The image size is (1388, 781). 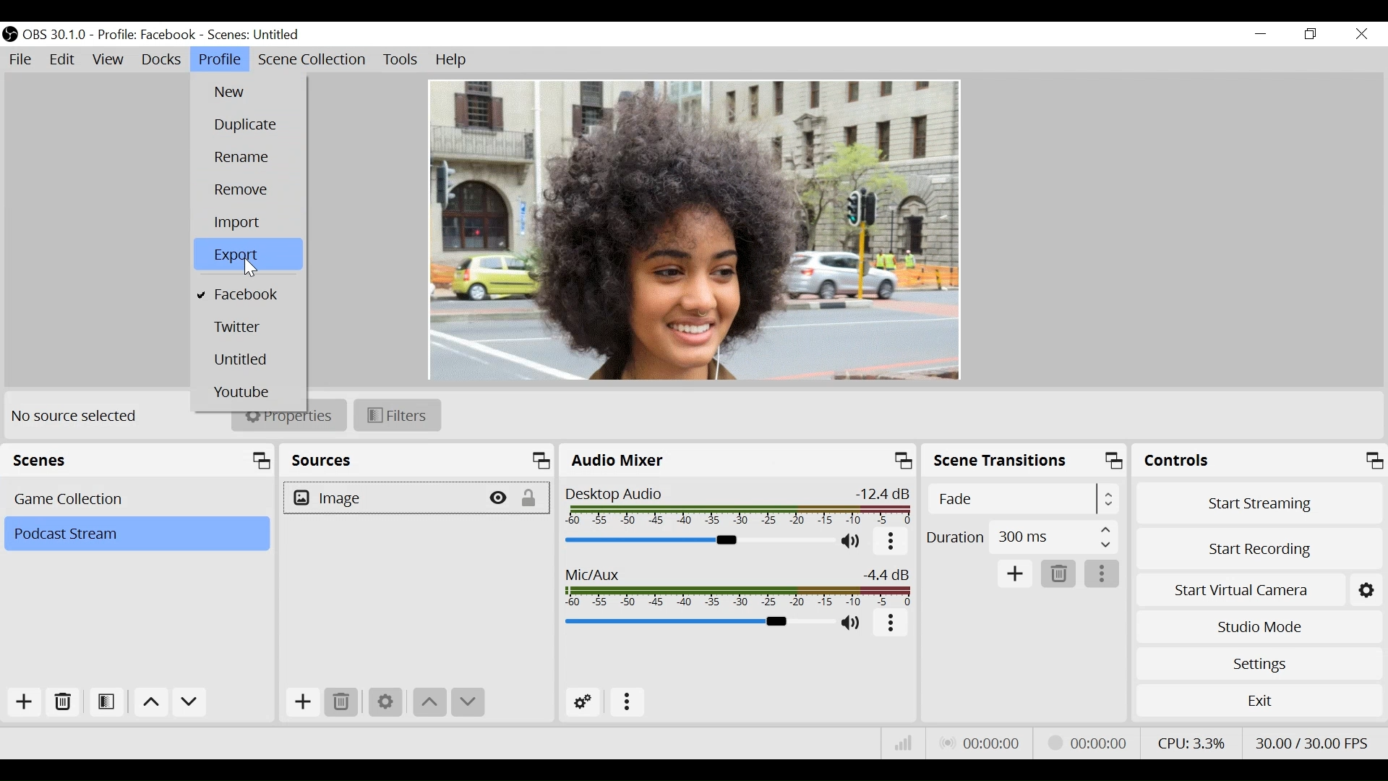 What do you see at coordinates (1023, 500) in the screenshot?
I see `Select Scene Transition` at bounding box center [1023, 500].